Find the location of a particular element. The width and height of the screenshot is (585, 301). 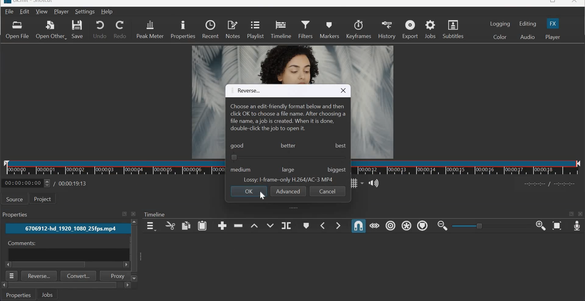

Timeline is located at coordinates (114, 168).